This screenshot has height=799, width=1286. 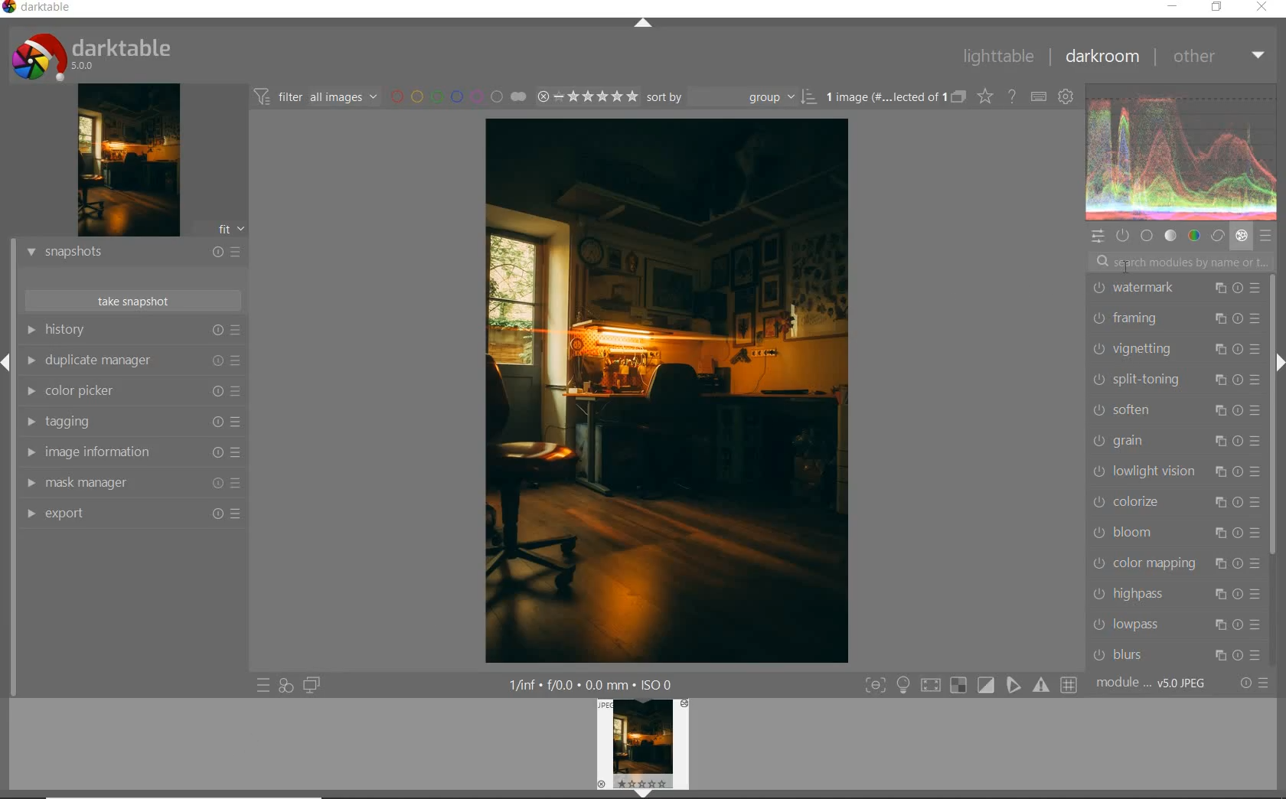 I want to click on vignetting, so click(x=1177, y=349).